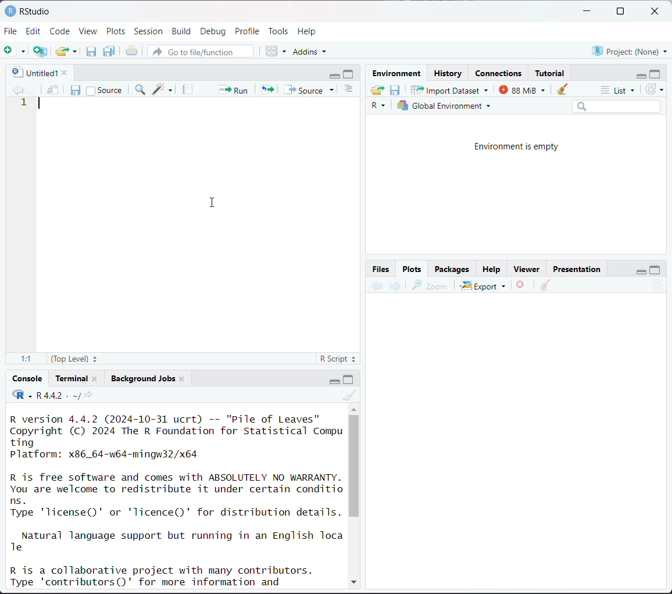 The width and height of the screenshot is (672, 594). Describe the element at coordinates (76, 89) in the screenshot. I see `save current document` at that location.